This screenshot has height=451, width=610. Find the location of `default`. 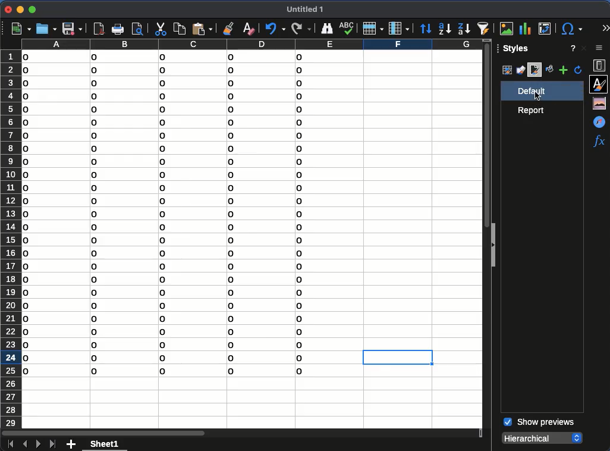

default is located at coordinates (540, 90).